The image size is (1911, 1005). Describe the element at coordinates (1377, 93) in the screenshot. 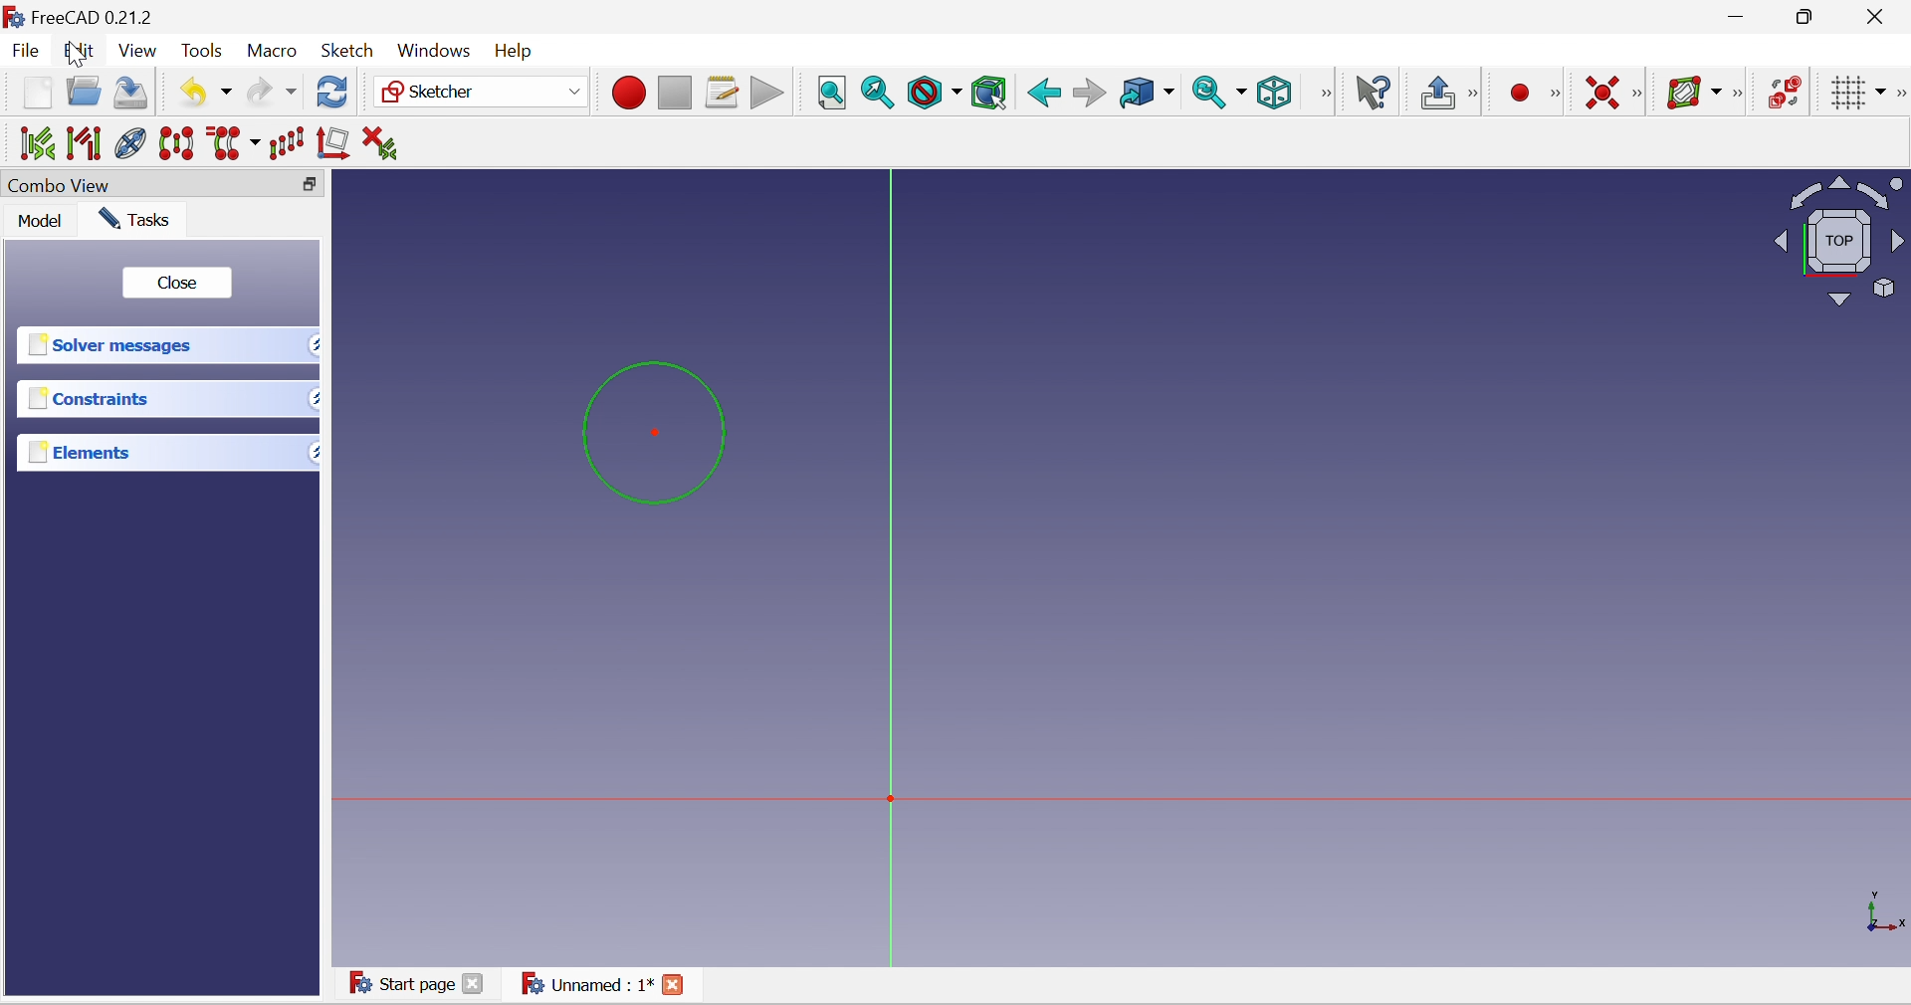

I see `What's this?` at that location.